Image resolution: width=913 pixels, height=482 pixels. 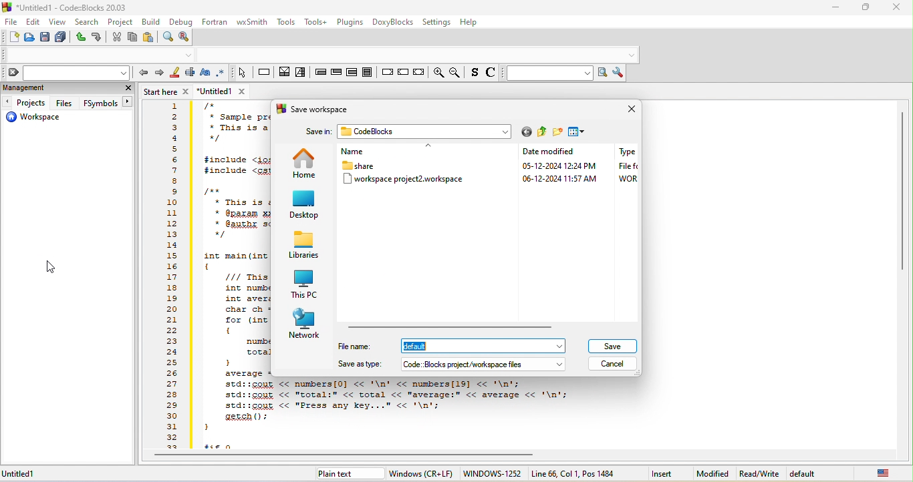 I want to click on horizontal scroll bar, so click(x=454, y=326).